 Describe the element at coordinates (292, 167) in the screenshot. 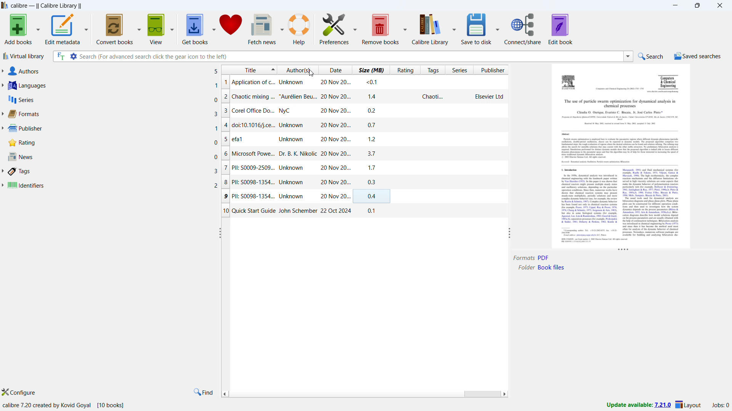

I see `PII: S0009-2509... Unknown 20 Nov 20...` at that location.